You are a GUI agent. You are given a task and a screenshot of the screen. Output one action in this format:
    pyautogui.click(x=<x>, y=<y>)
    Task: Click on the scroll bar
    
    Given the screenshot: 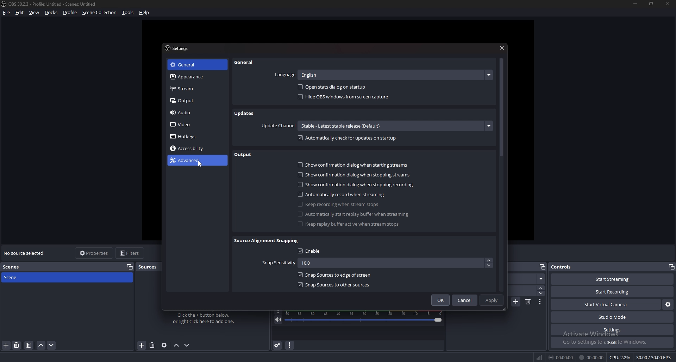 What is the action you would take?
    pyautogui.click(x=501, y=107)
    